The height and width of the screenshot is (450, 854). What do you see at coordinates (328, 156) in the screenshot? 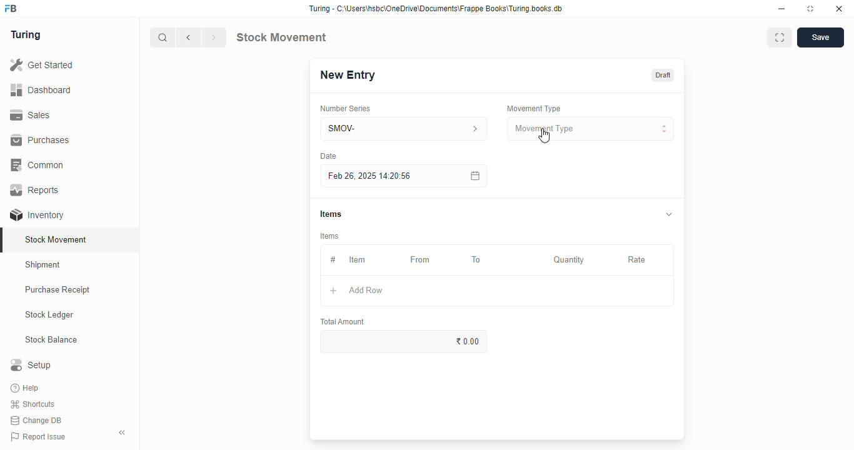
I see `Date` at bounding box center [328, 156].